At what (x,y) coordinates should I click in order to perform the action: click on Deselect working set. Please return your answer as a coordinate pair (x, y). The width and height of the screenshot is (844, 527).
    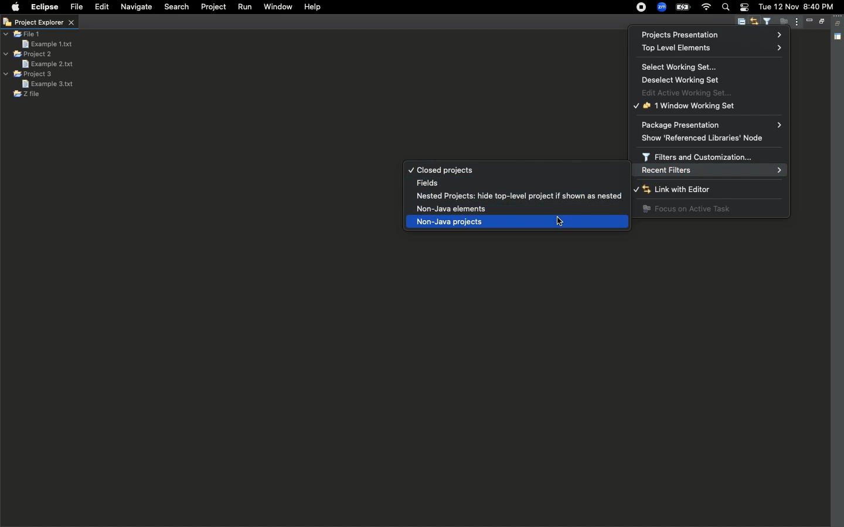
    Looking at the image, I should click on (686, 80).